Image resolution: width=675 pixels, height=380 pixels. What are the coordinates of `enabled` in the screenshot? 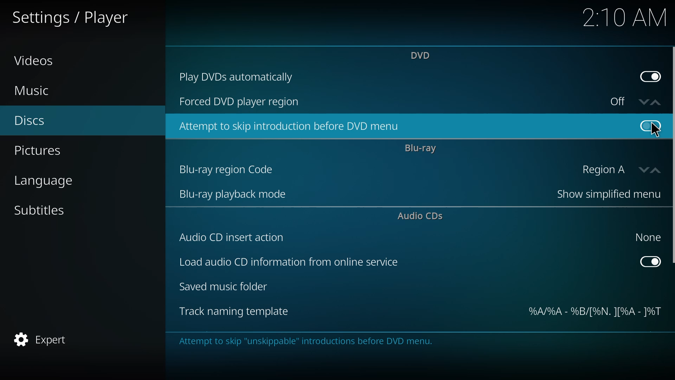 It's located at (648, 77).